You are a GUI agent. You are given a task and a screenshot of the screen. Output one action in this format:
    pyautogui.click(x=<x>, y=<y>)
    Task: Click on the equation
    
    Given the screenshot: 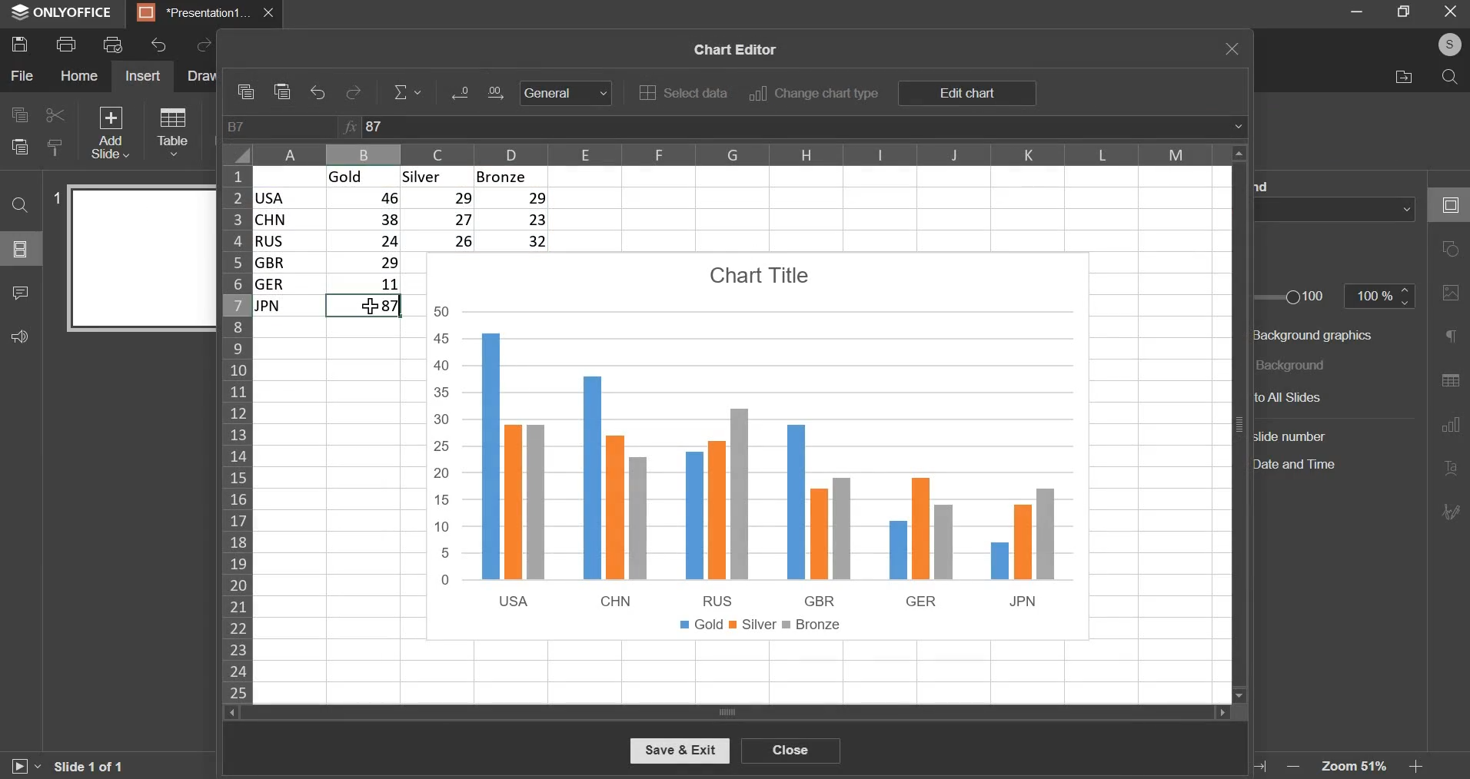 What is the action you would take?
    pyautogui.click(x=408, y=92)
    